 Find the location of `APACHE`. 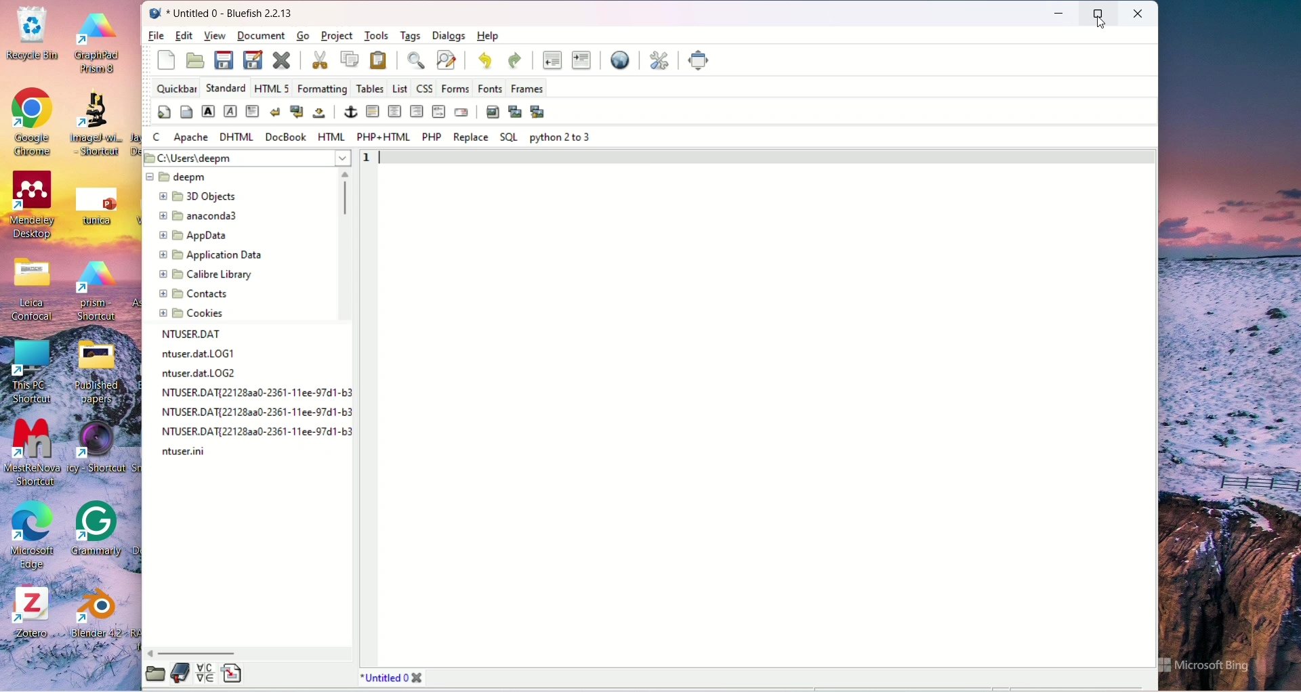

APACHE is located at coordinates (192, 138).